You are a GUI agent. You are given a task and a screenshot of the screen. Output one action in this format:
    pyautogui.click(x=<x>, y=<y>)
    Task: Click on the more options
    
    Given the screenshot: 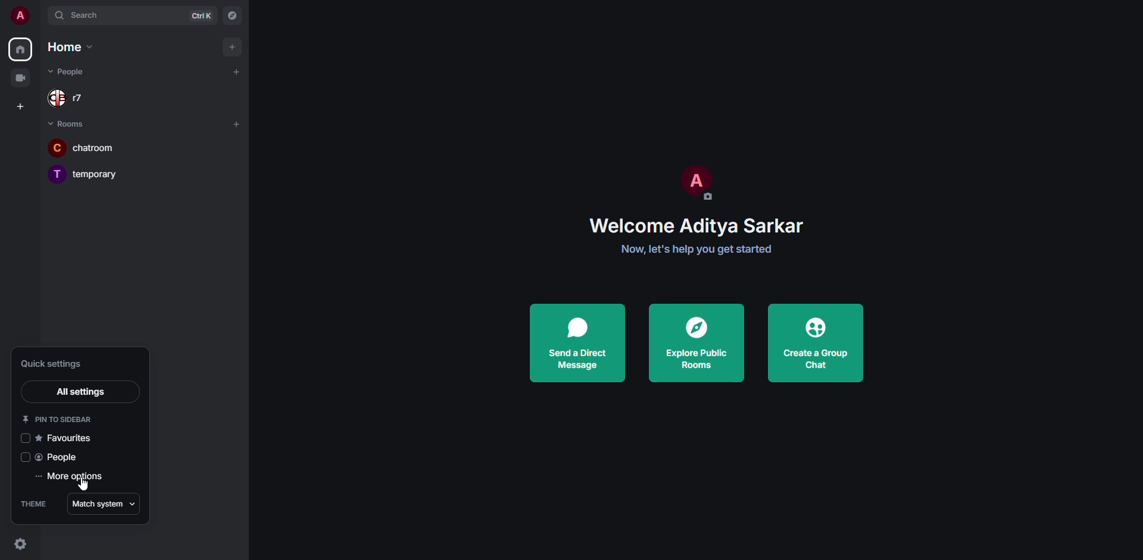 What is the action you would take?
    pyautogui.click(x=71, y=477)
    